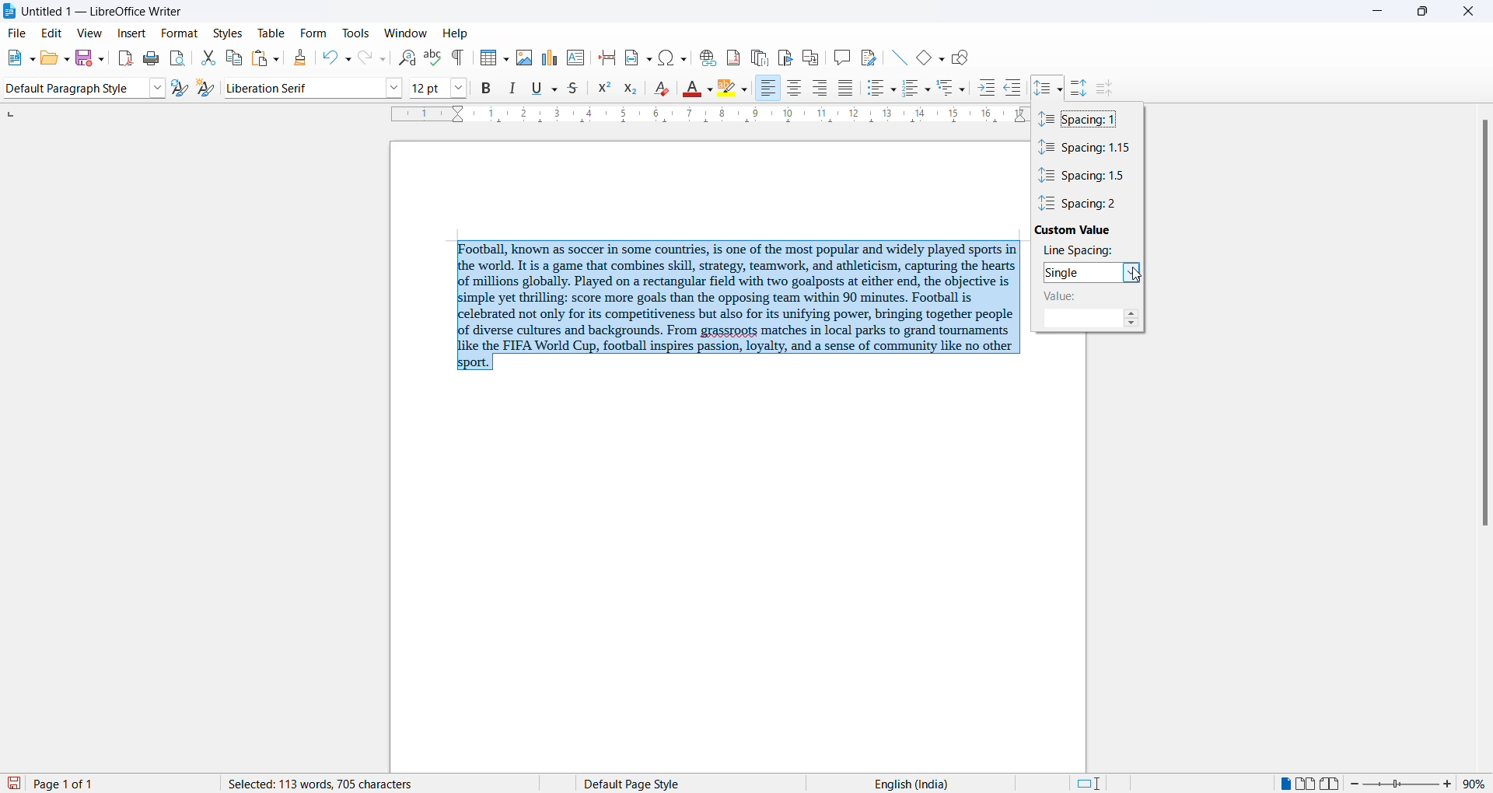 Image resolution: width=1493 pixels, height=793 pixels. What do you see at coordinates (374, 58) in the screenshot?
I see `redo` at bounding box center [374, 58].